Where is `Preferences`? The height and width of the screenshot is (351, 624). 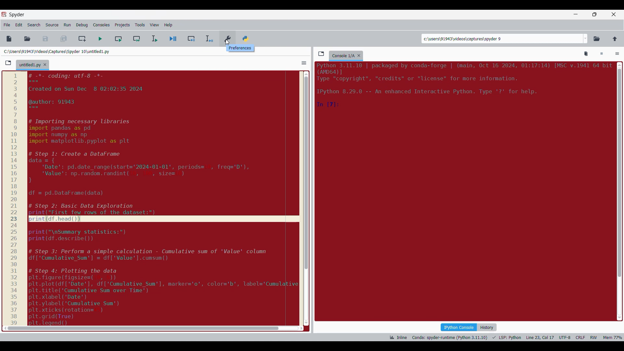
Preferences is located at coordinates (228, 37).